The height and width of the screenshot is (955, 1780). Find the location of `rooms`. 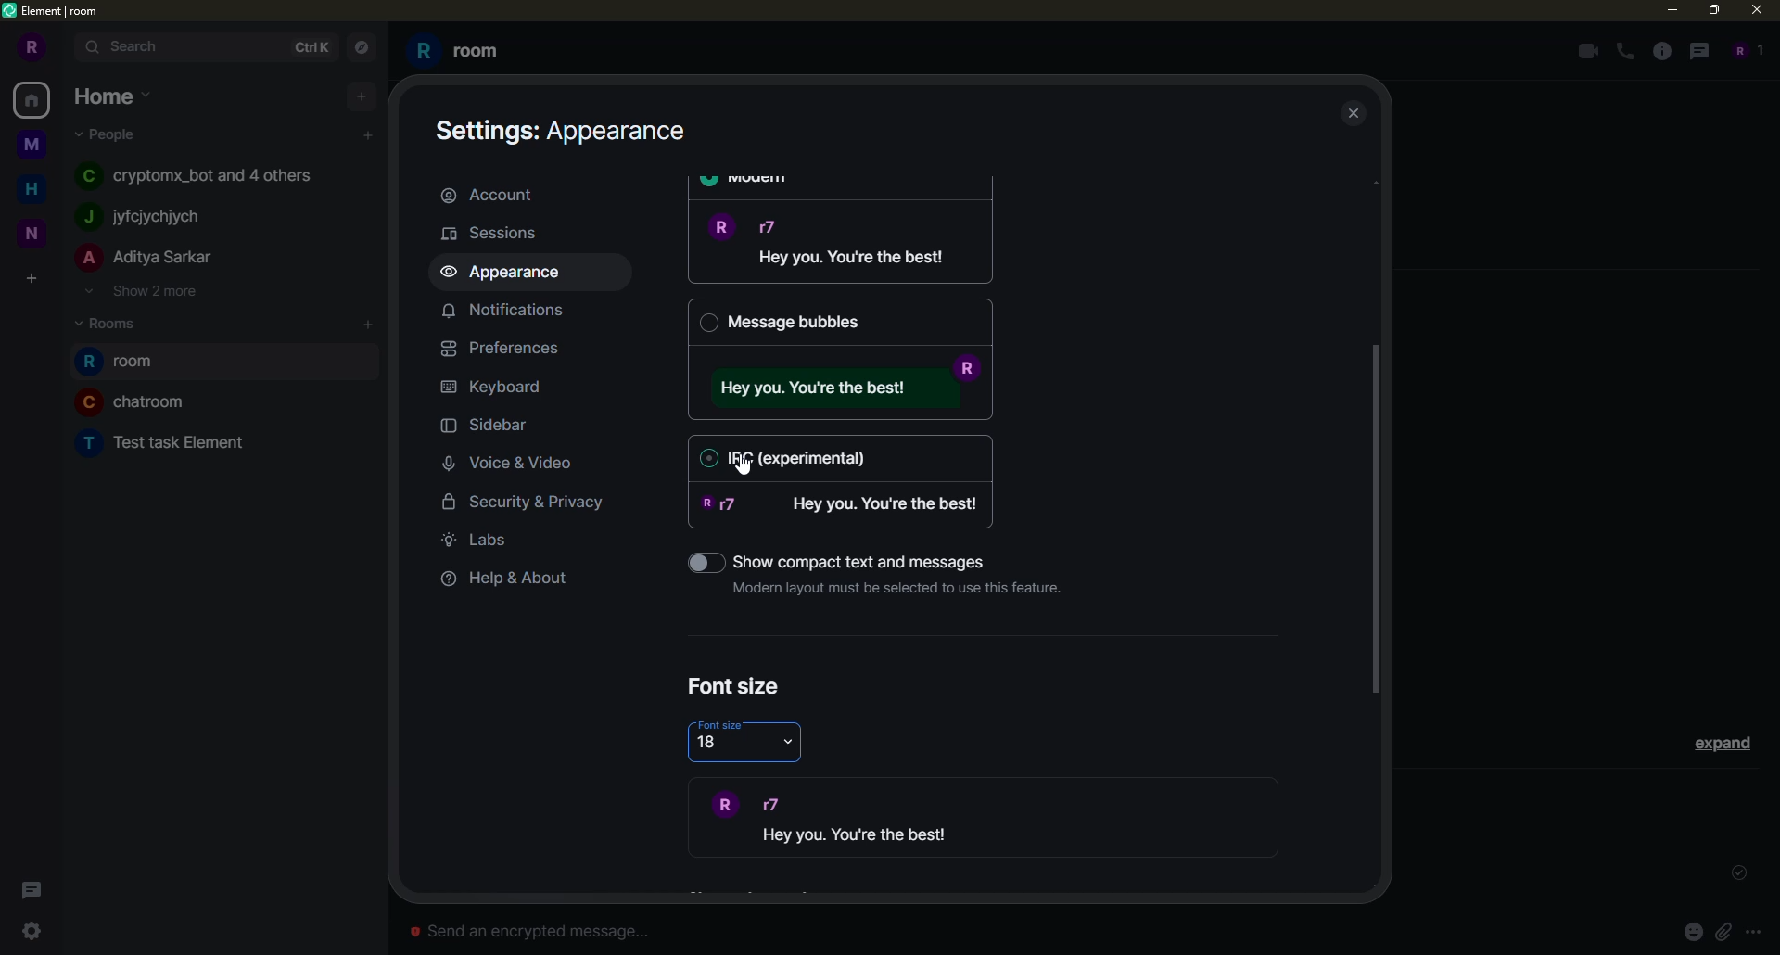

rooms is located at coordinates (111, 322).